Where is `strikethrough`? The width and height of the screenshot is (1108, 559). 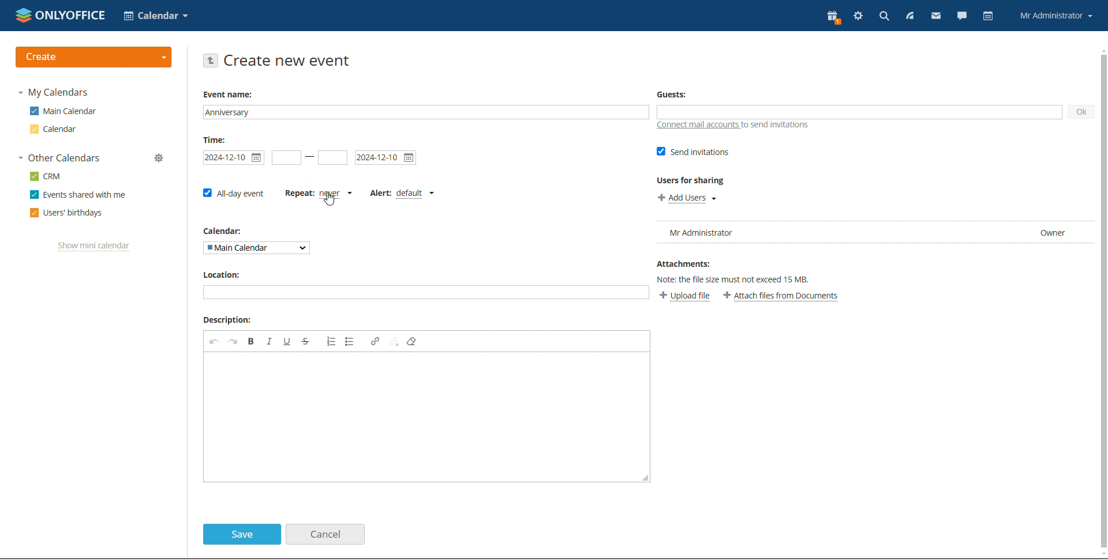
strikethrough is located at coordinates (306, 341).